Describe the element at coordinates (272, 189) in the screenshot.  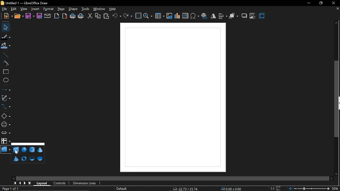
I see `scaling factor` at that location.